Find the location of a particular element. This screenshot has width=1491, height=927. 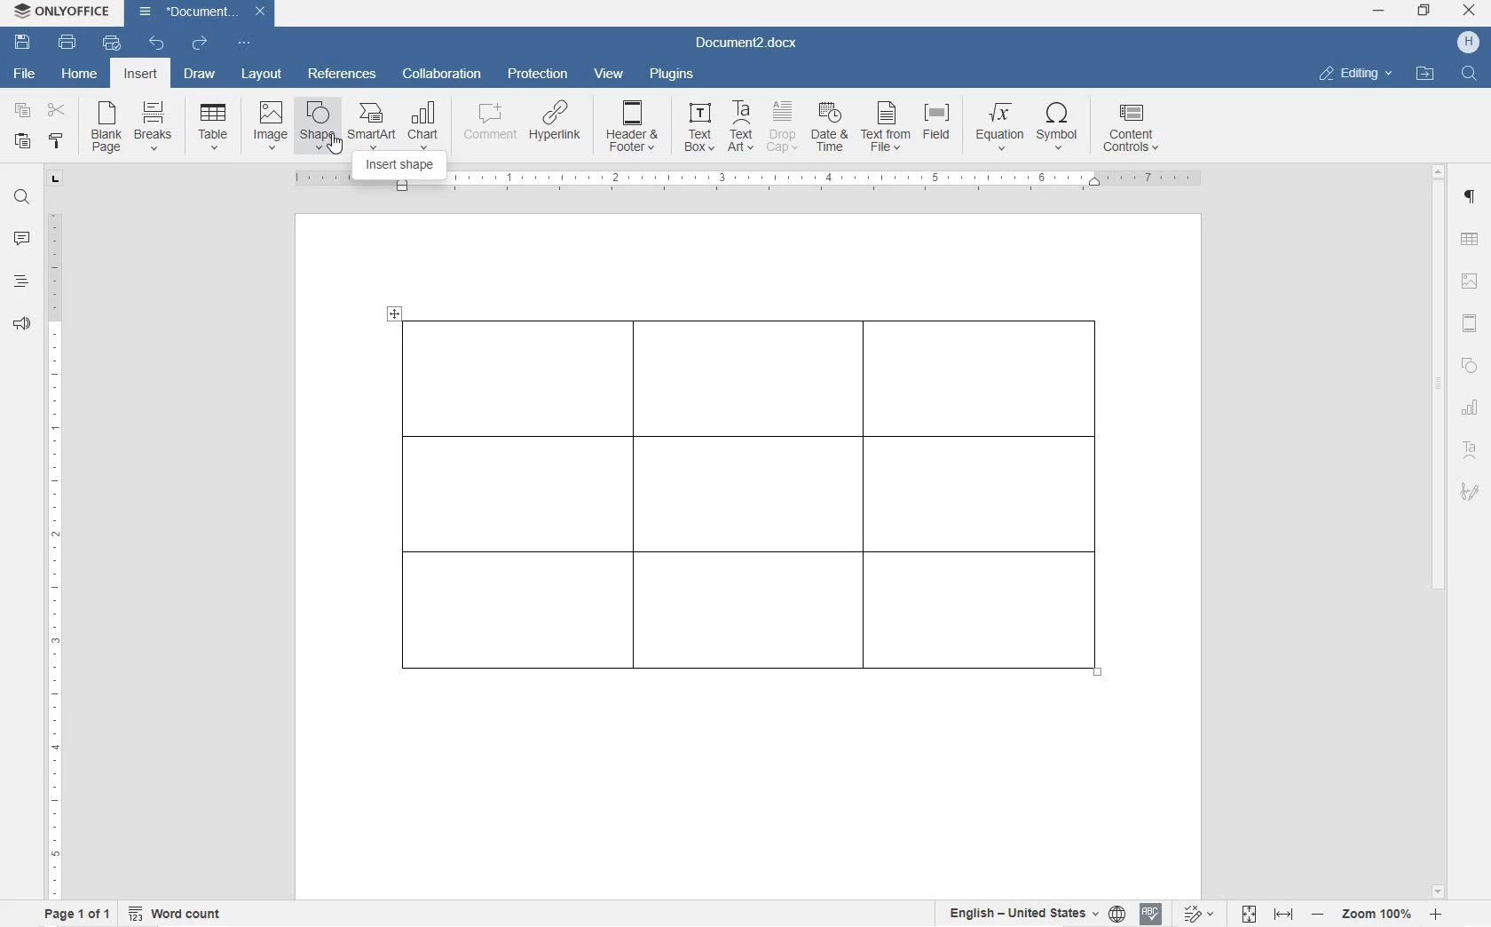

headings is located at coordinates (21, 281).